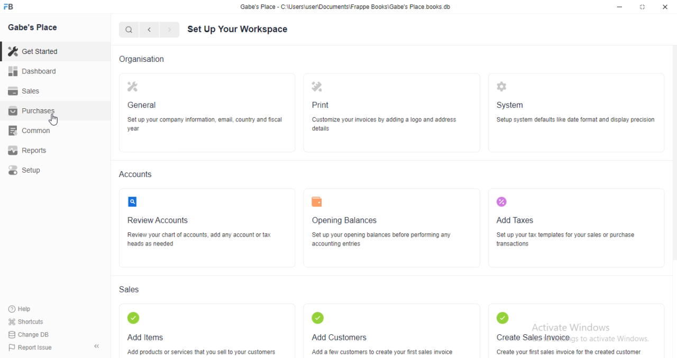  Describe the element at coordinates (318, 203) in the screenshot. I see `icon` at that location.